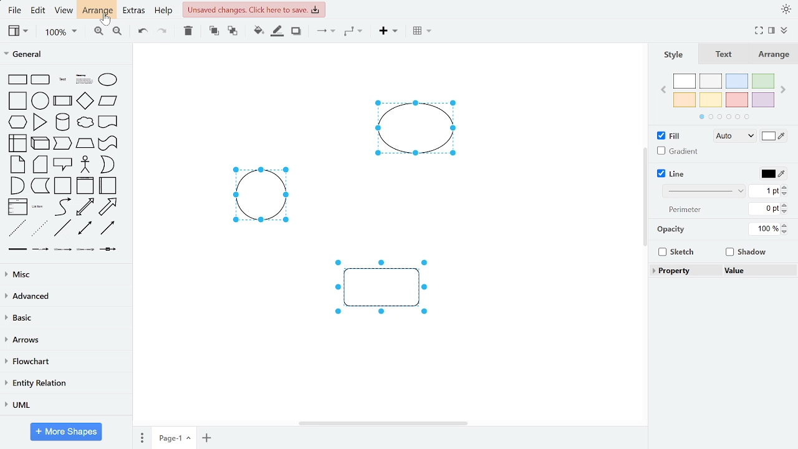 The width and height of the screenshot is (798, 449). What do you see at coordinates (669, 135) in the screenshot?
I see `Fill` at bounding box center [669, 135].